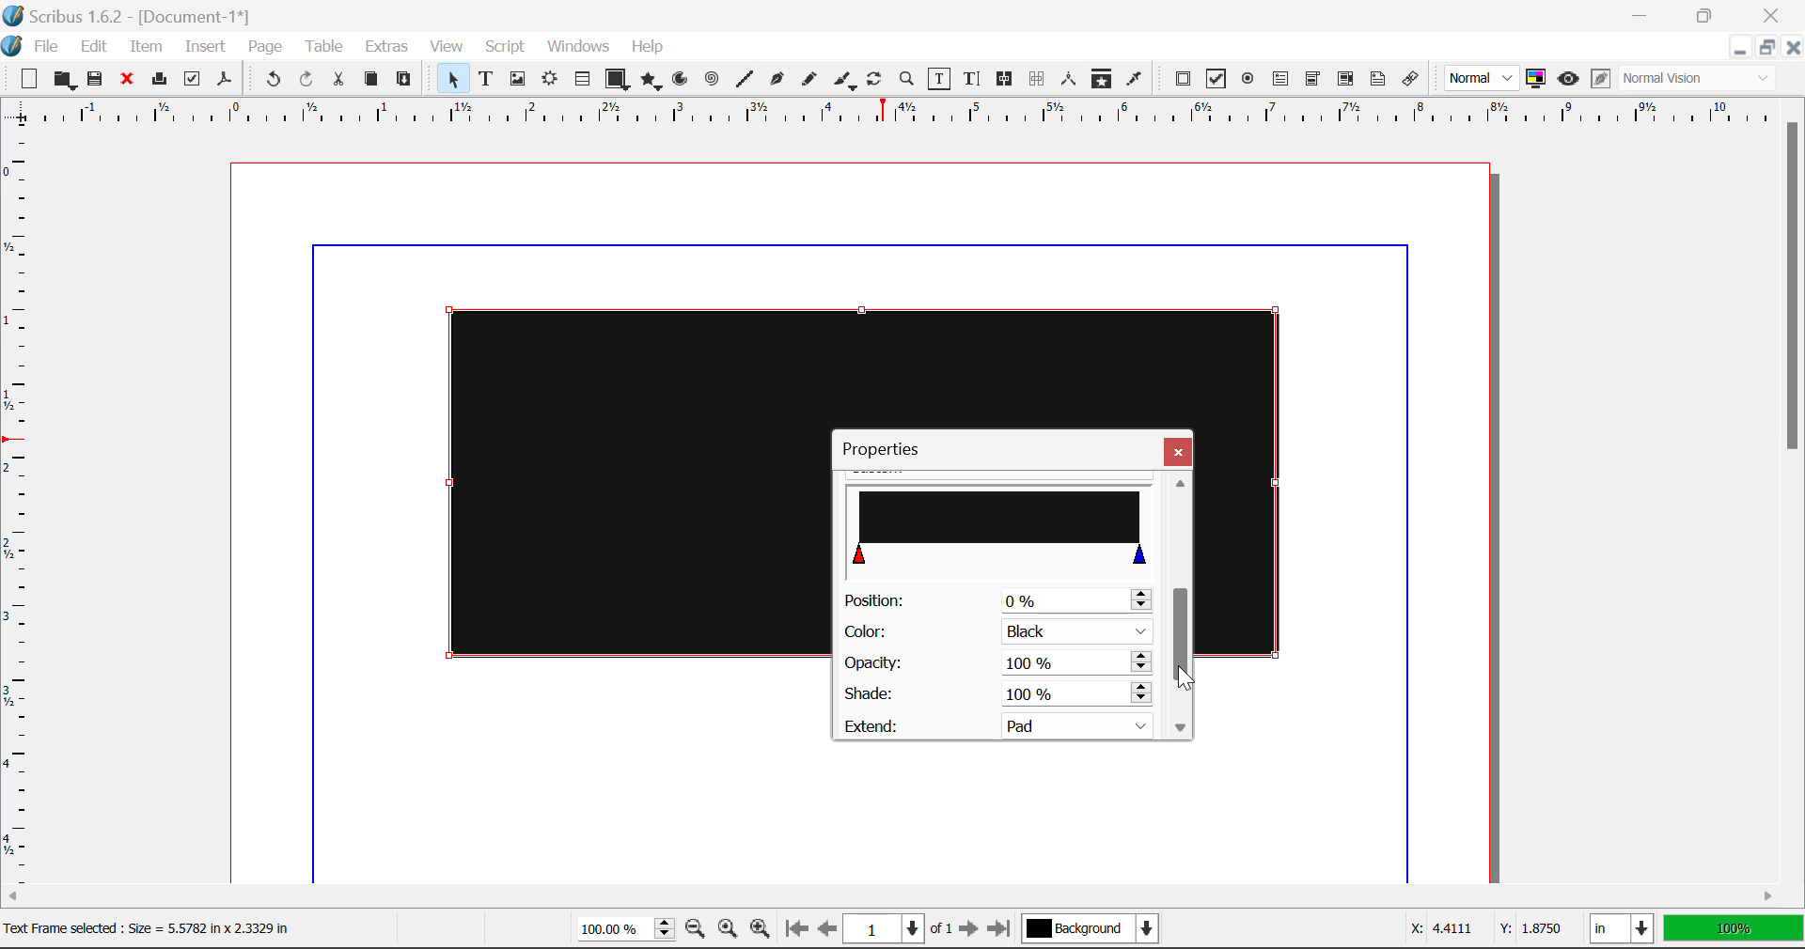  I want to click on PDF Radio Button, so click(1248, 82).